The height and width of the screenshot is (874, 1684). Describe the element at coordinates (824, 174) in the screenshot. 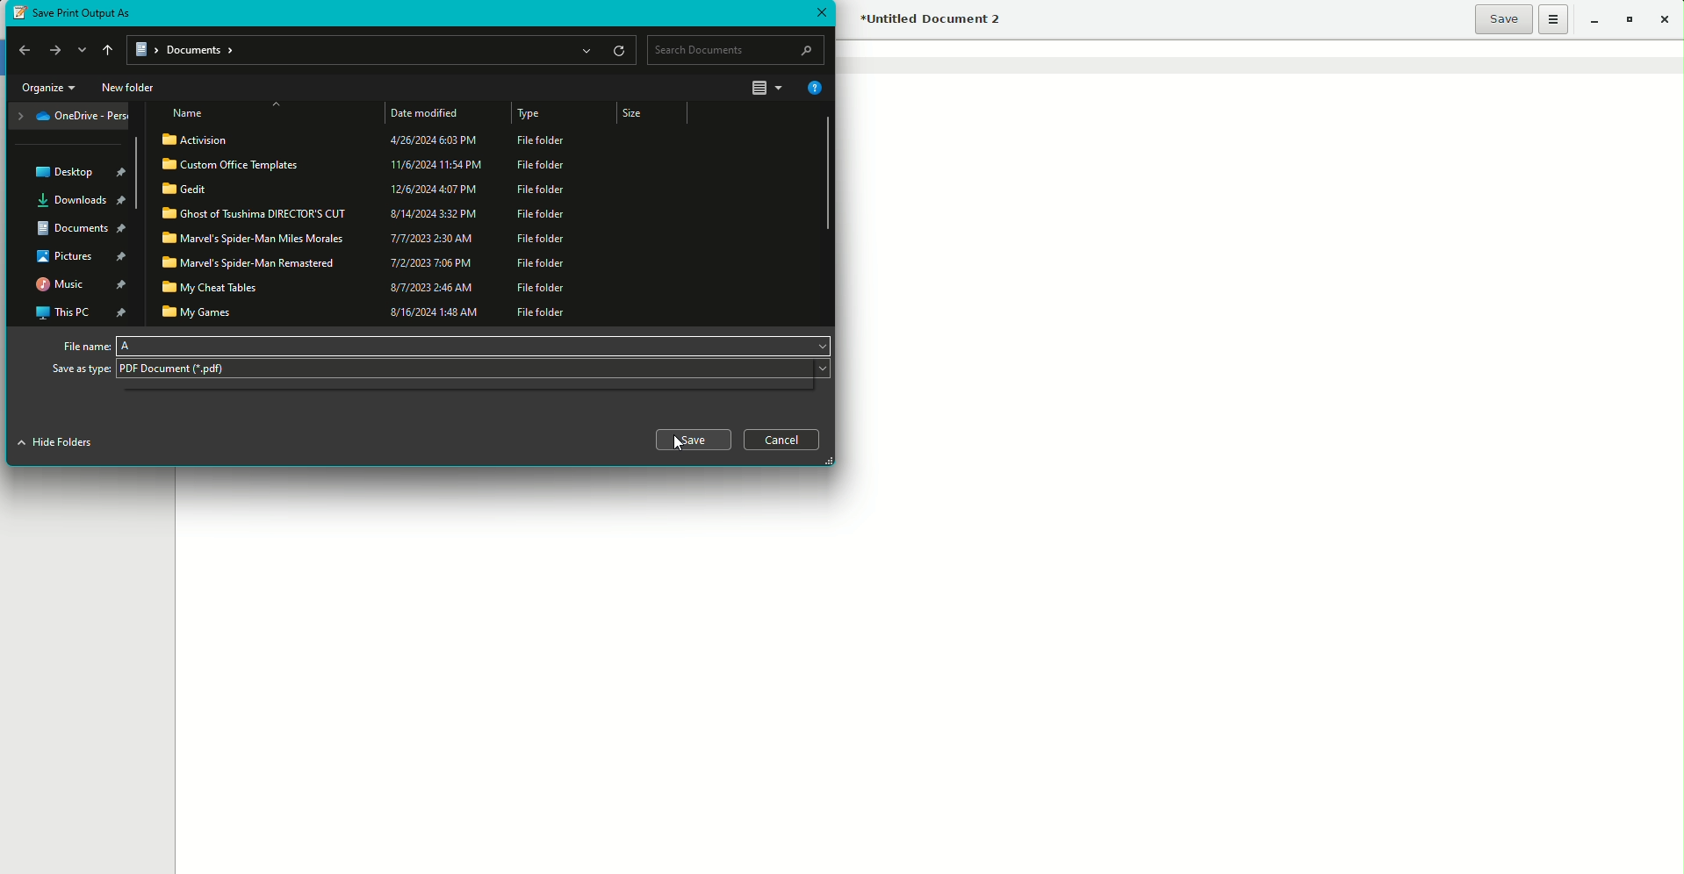

I see `Scroll bar` at that location.